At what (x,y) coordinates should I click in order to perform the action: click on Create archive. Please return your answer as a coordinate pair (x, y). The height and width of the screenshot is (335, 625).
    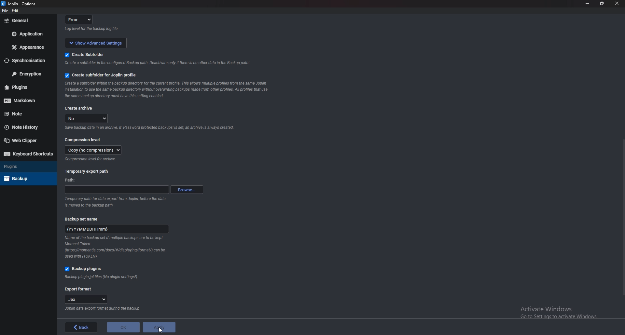
    Looking at the image, I should click on (79, 109).